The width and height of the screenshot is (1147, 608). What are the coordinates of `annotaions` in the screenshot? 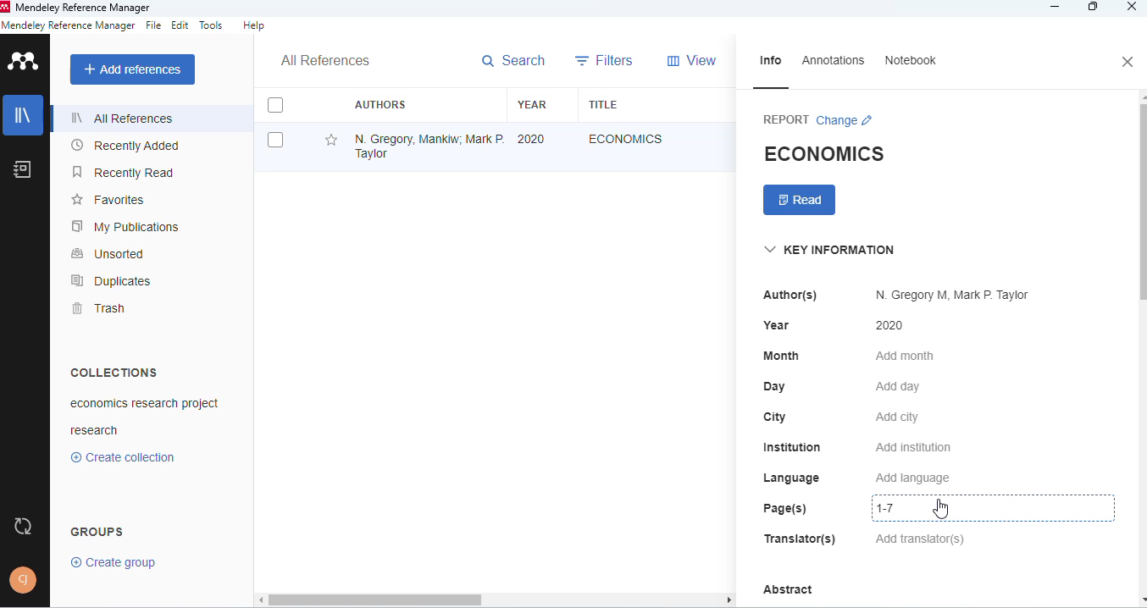 It's located at (834, 60).